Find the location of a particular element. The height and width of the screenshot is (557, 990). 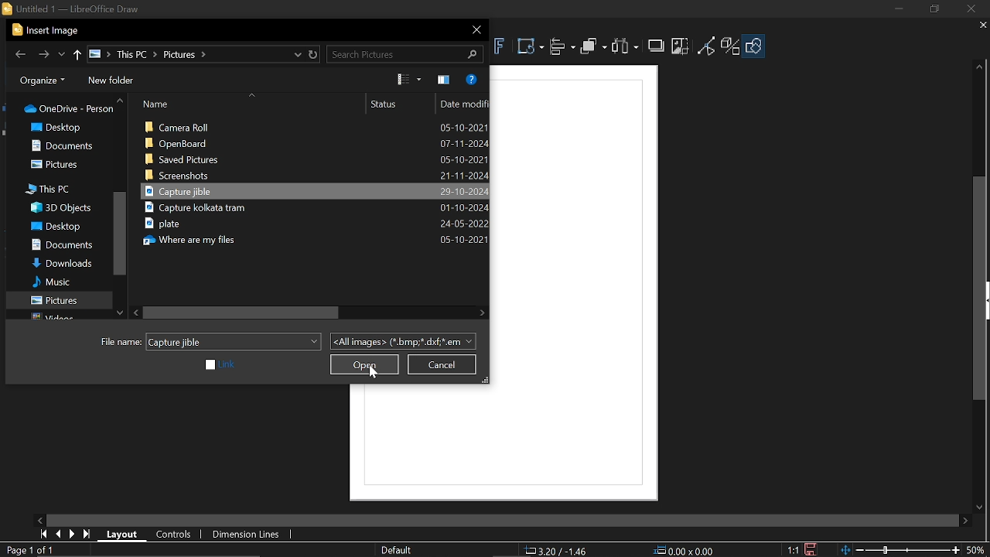

Pages is located at coordinates (28, 550).